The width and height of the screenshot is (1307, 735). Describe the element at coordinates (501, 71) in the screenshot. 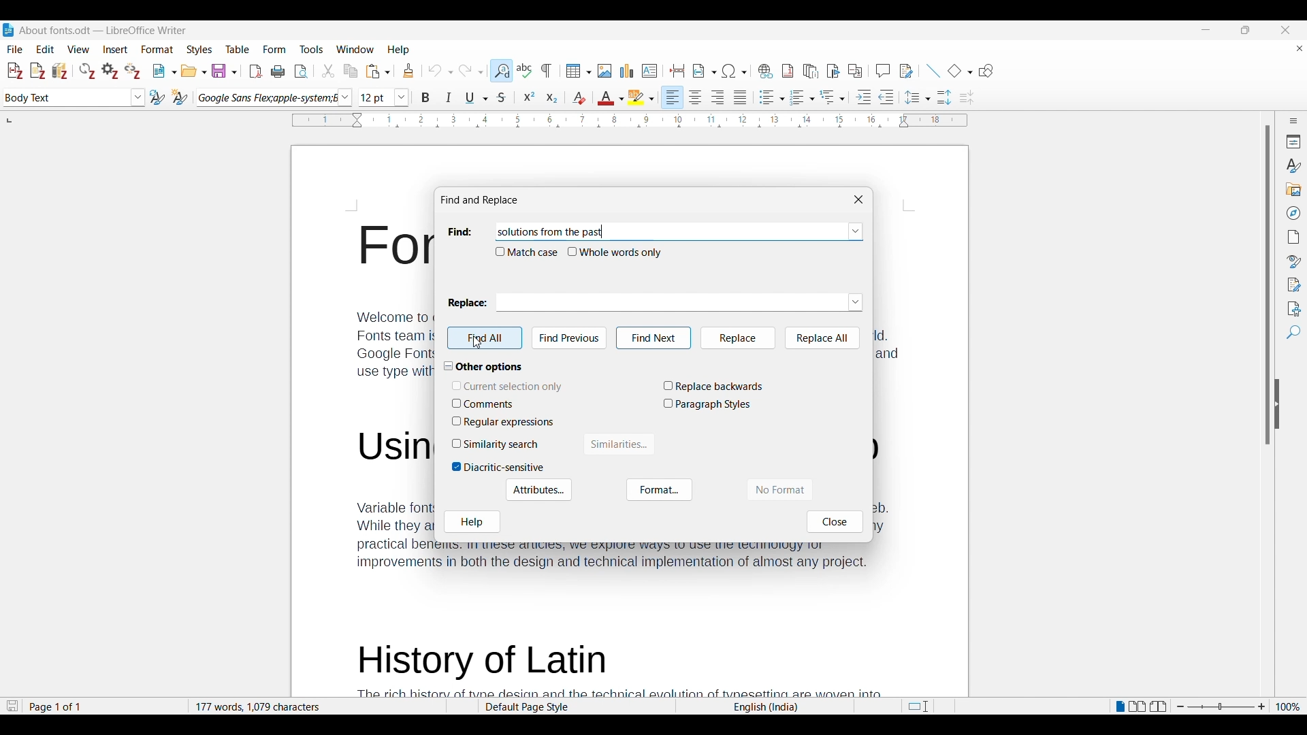

I see `Find and replace` at that location.